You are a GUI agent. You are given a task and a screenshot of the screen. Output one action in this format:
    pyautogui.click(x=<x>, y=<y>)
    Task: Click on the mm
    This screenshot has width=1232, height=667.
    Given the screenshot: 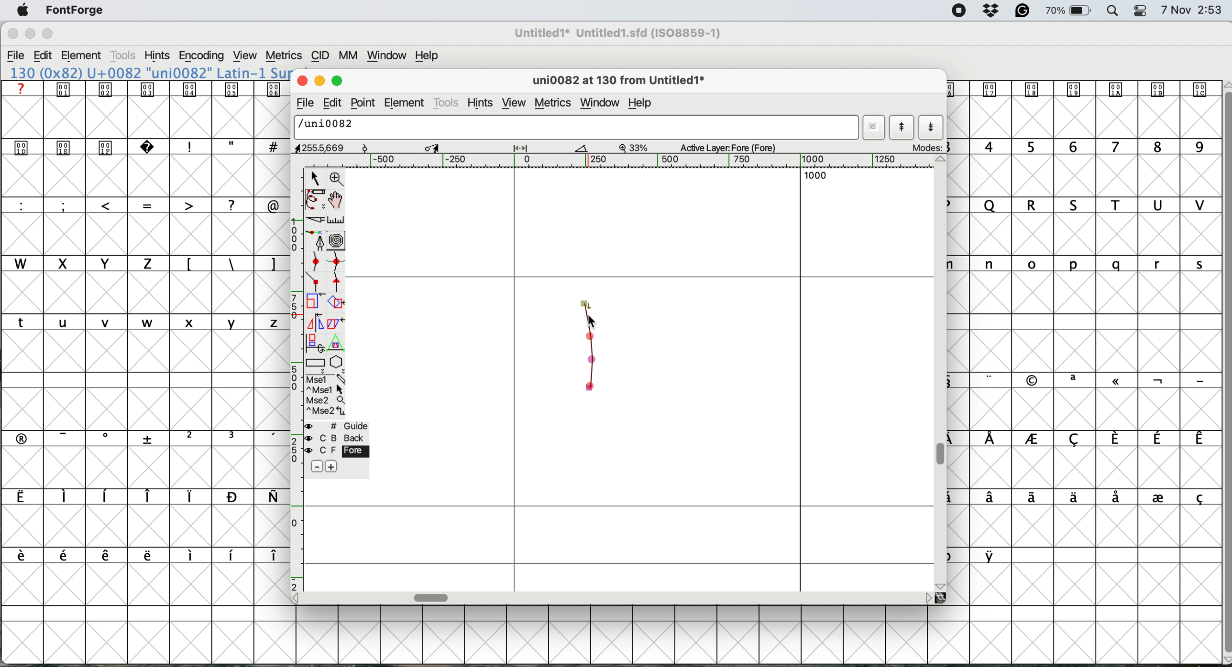 What is the action you would take?
    pyautogui.click(x=352, y=57)
    